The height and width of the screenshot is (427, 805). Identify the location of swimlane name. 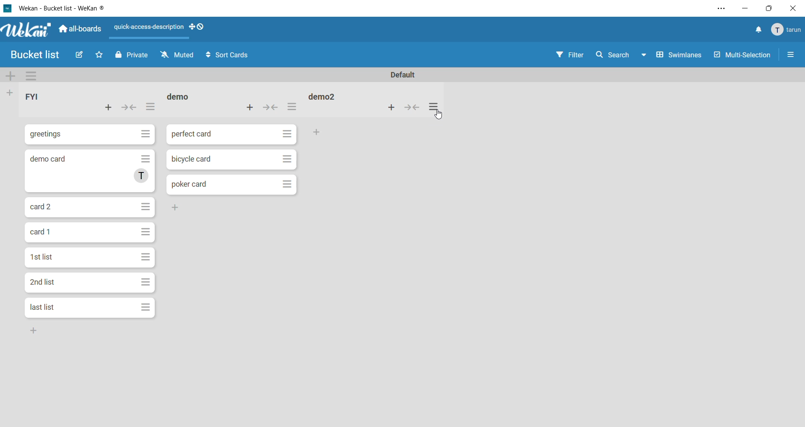
(403, 75).